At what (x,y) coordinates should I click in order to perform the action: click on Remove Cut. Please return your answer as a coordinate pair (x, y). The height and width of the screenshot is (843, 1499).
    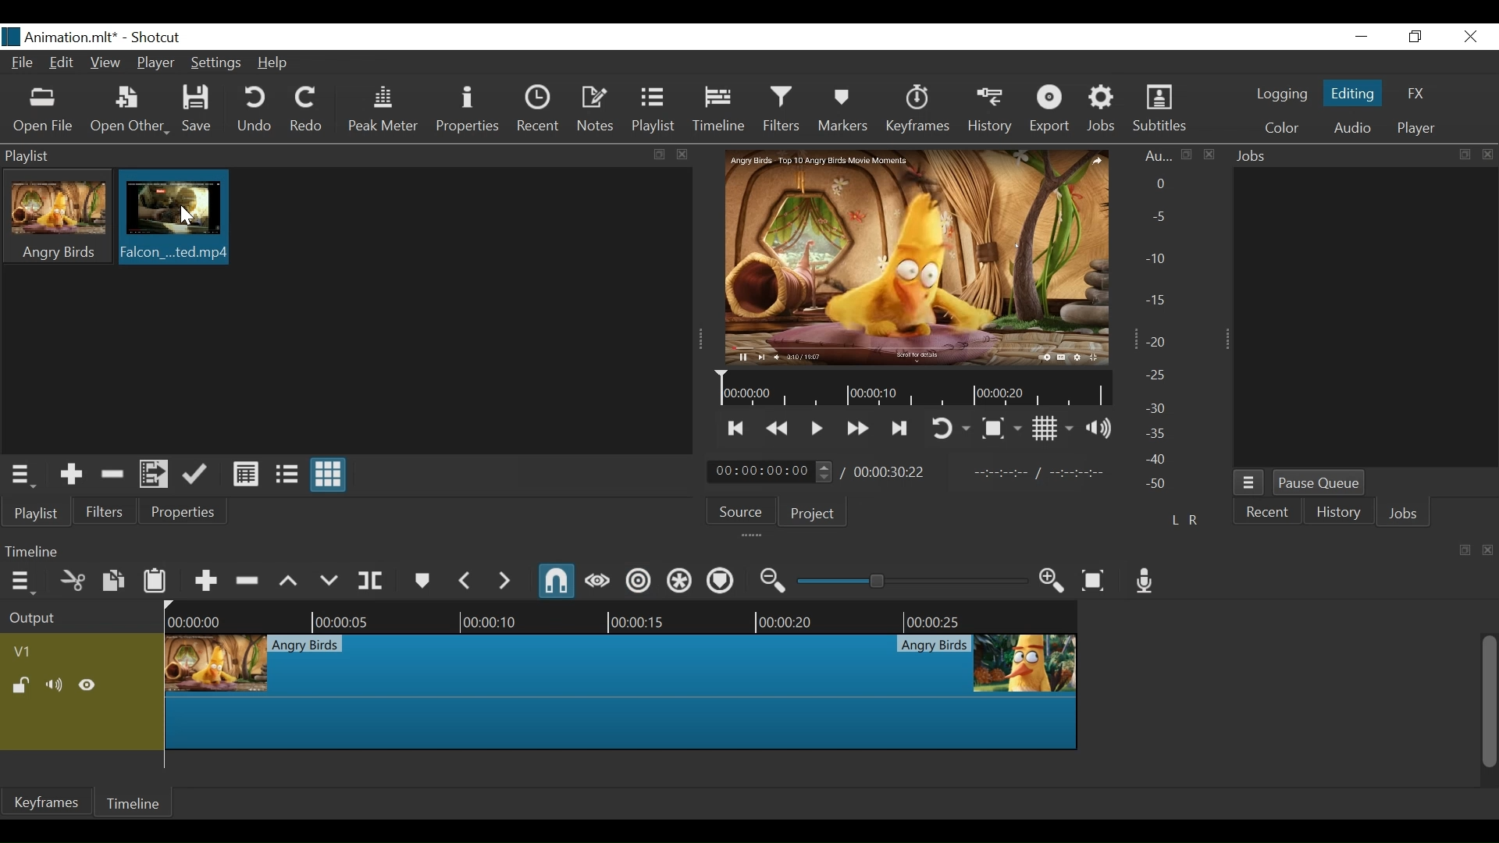
    Looking at the image, I should click on (113, 473).